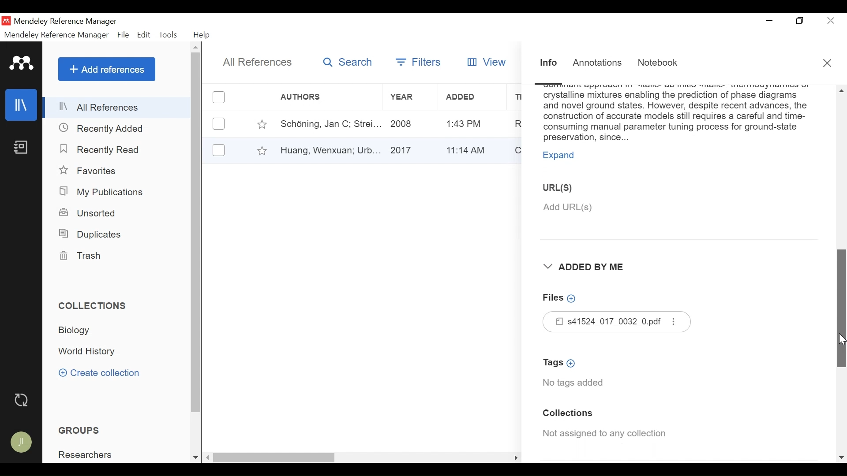  What do you see at coordinates (88, 352) in the screenshot?
I see `Collection` at bounding box center [88, 352].